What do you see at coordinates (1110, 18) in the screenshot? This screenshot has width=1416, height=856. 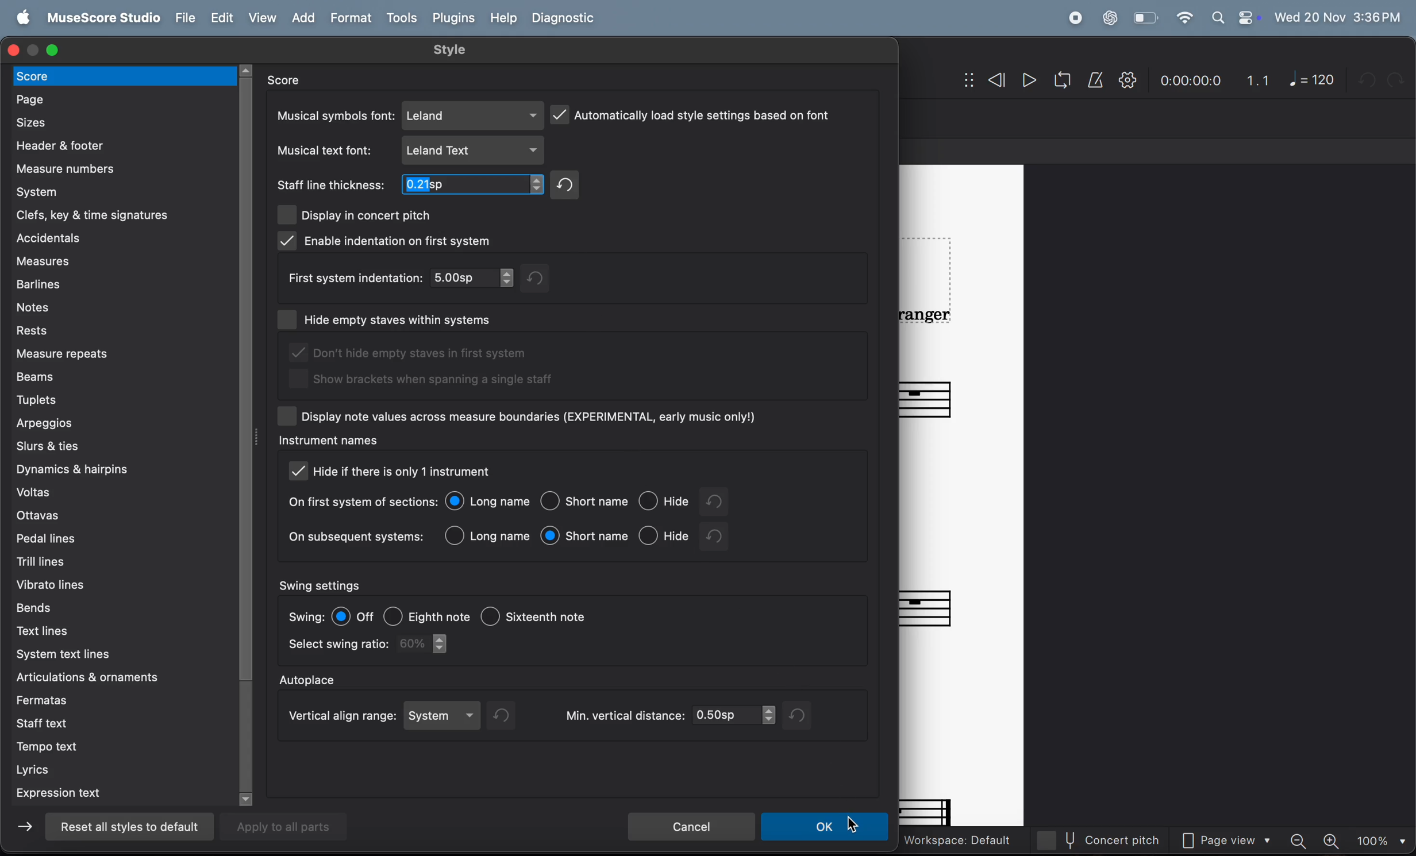 I see `chat gpt` at bounding box center [1110, 18].